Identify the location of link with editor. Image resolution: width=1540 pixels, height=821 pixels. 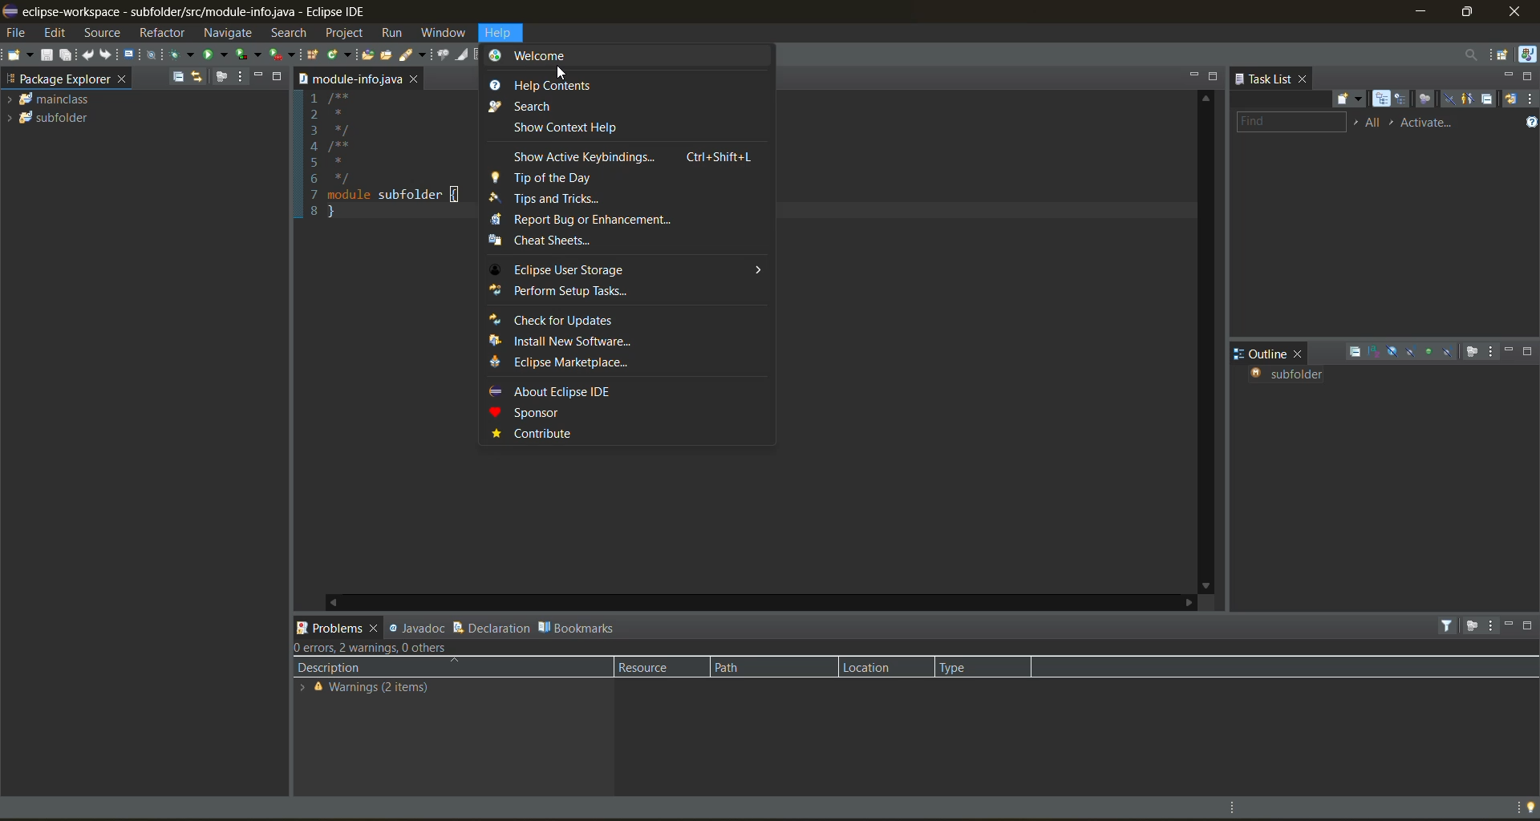
(197, 78).